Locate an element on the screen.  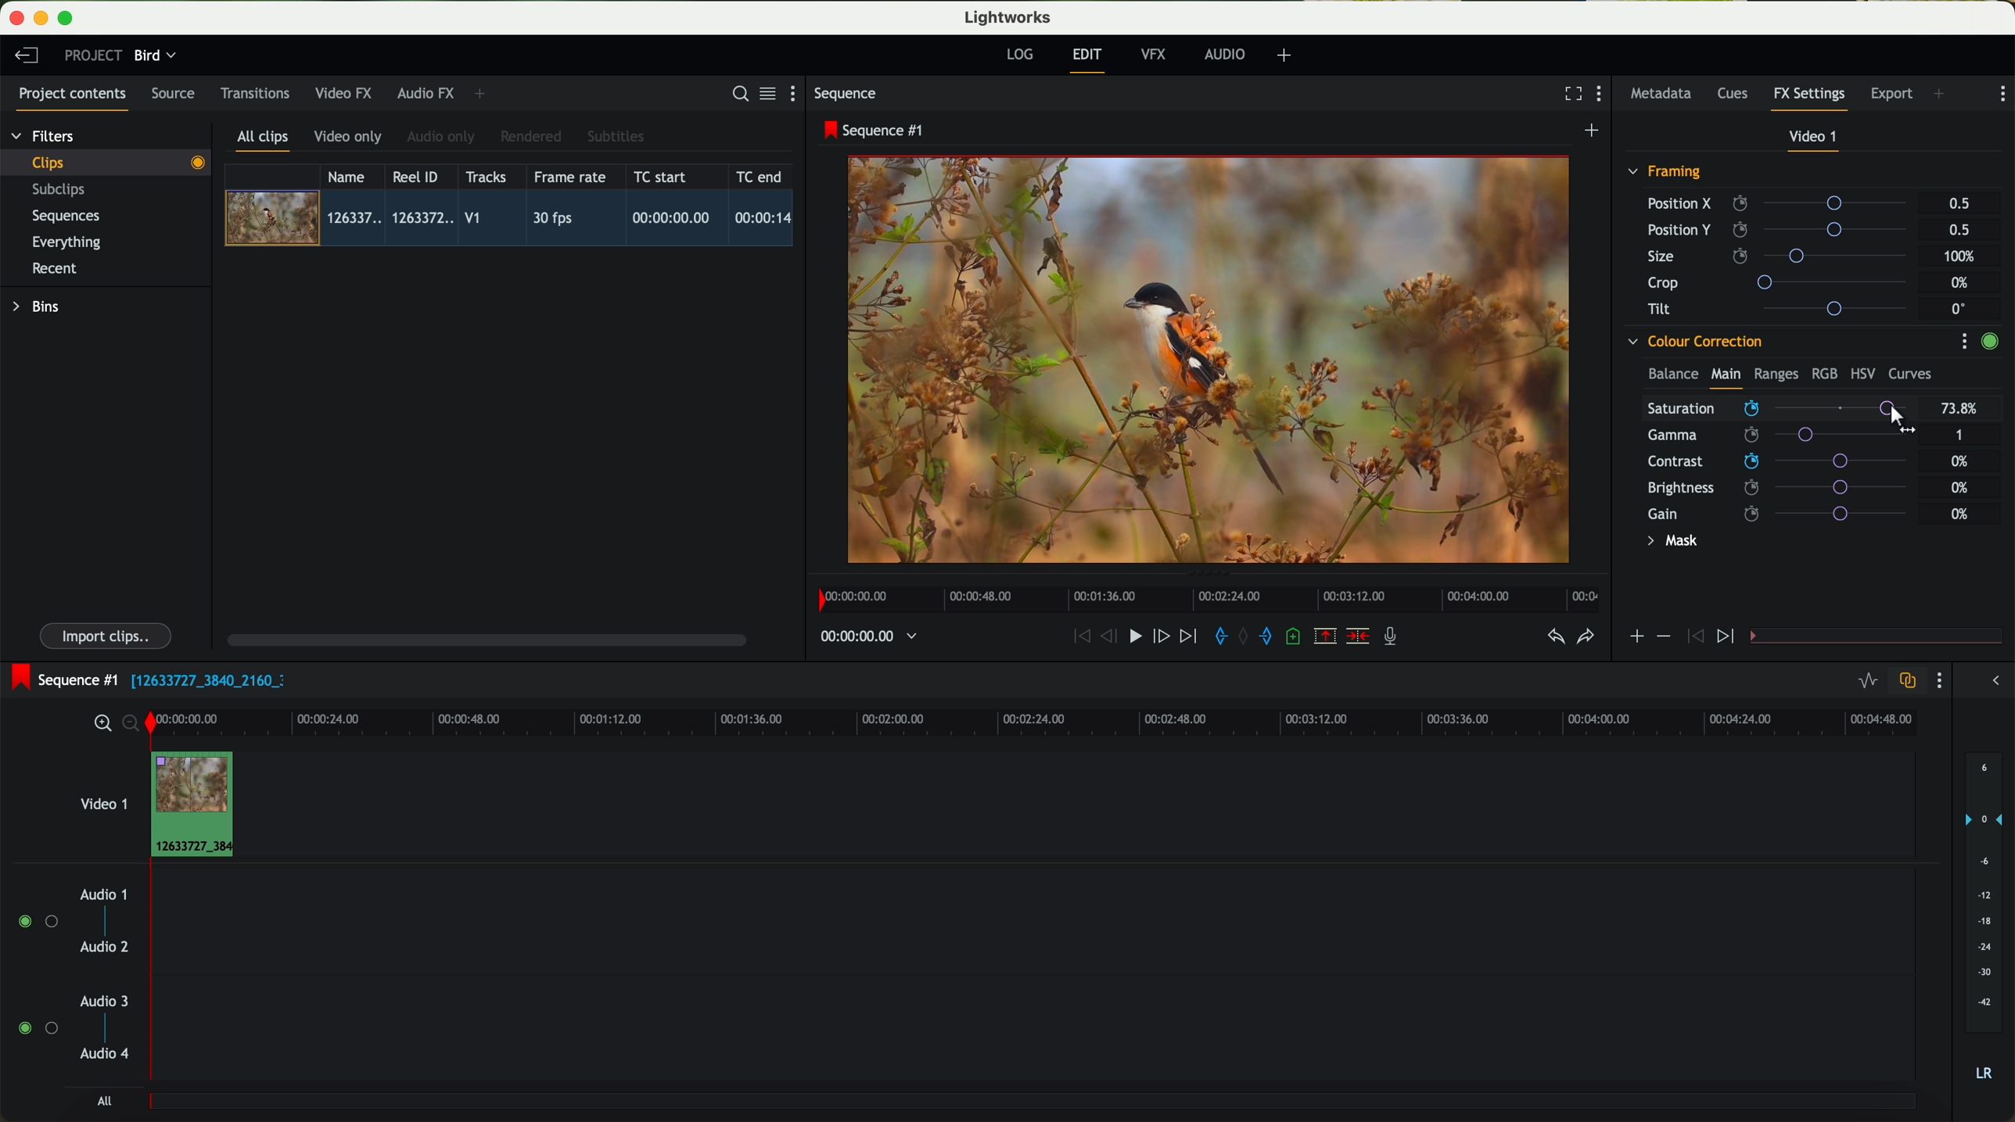
gain is located at coordinates (1787, 513).